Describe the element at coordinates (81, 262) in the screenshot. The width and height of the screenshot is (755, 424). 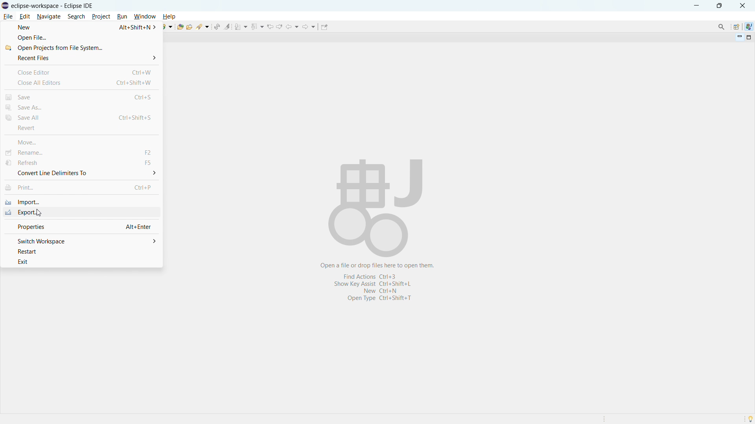
I see `exit` at that location.